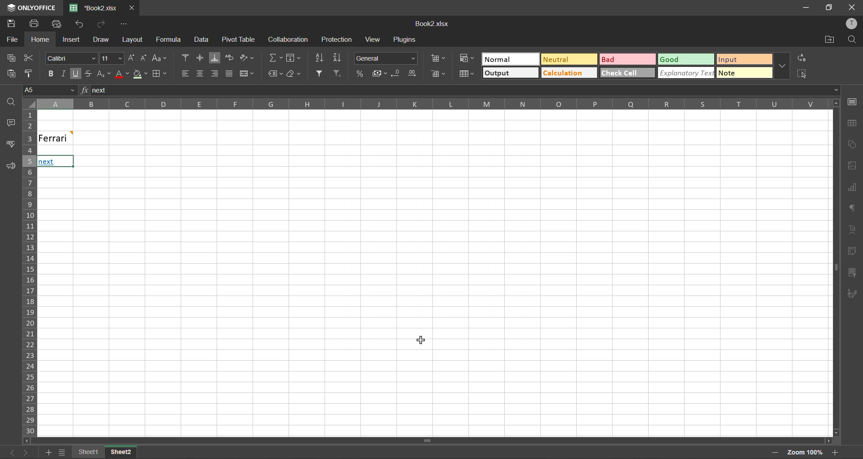 This screenshot has height=459, width=863. I want to click on align left, so click(185, 72).